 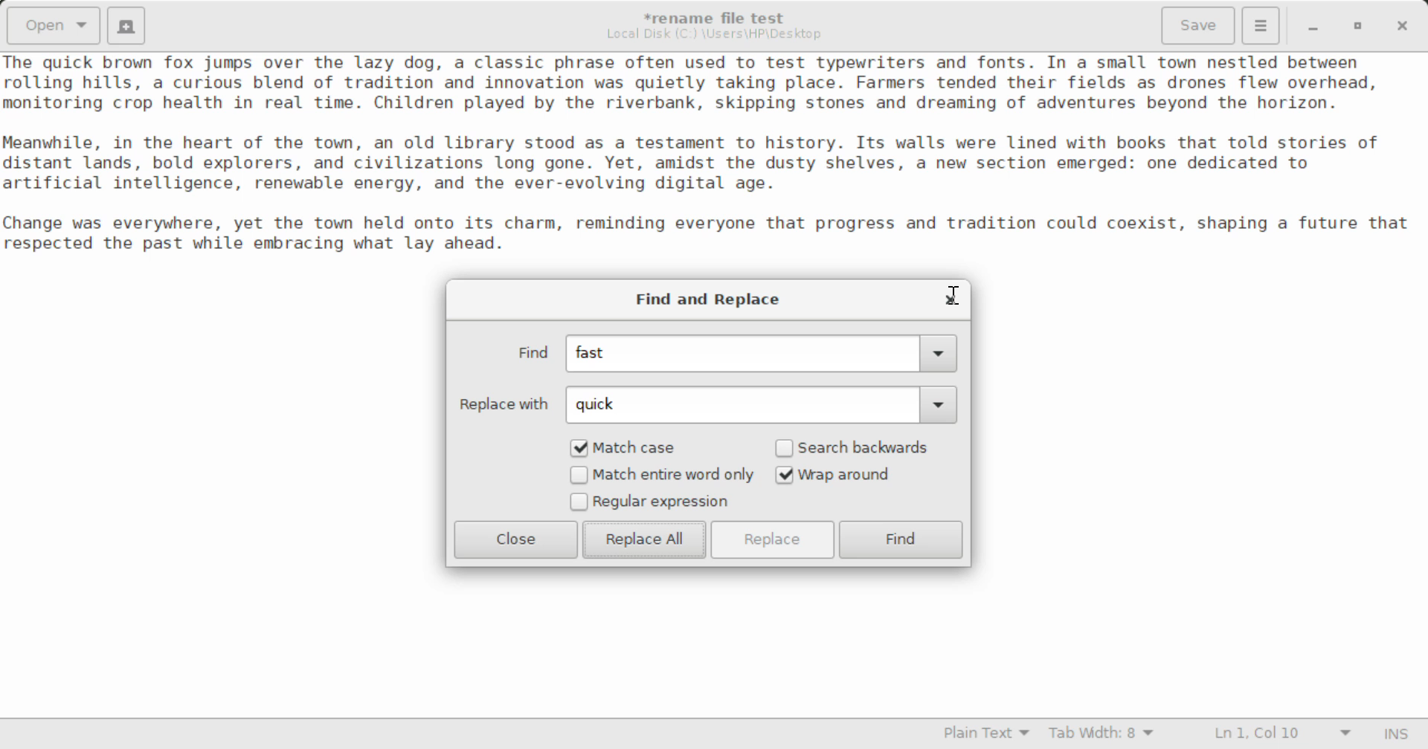 I want to click on Find, so click(x=902, y=539).